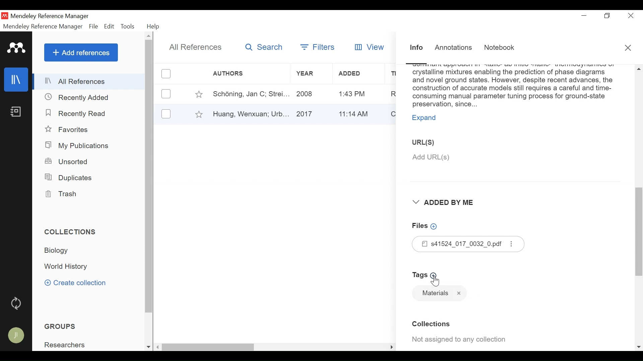 Image resolution: width=643 pixels, height=361 pixels. I want to click on Groups, so click(62, 327).